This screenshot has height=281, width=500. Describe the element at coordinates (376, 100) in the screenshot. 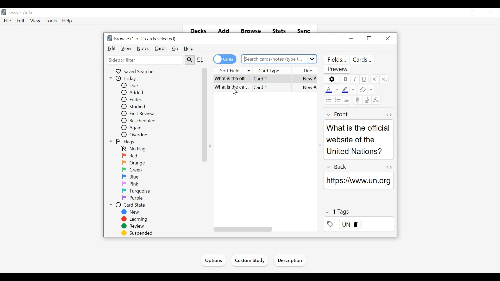

I see `Equation` at that location.